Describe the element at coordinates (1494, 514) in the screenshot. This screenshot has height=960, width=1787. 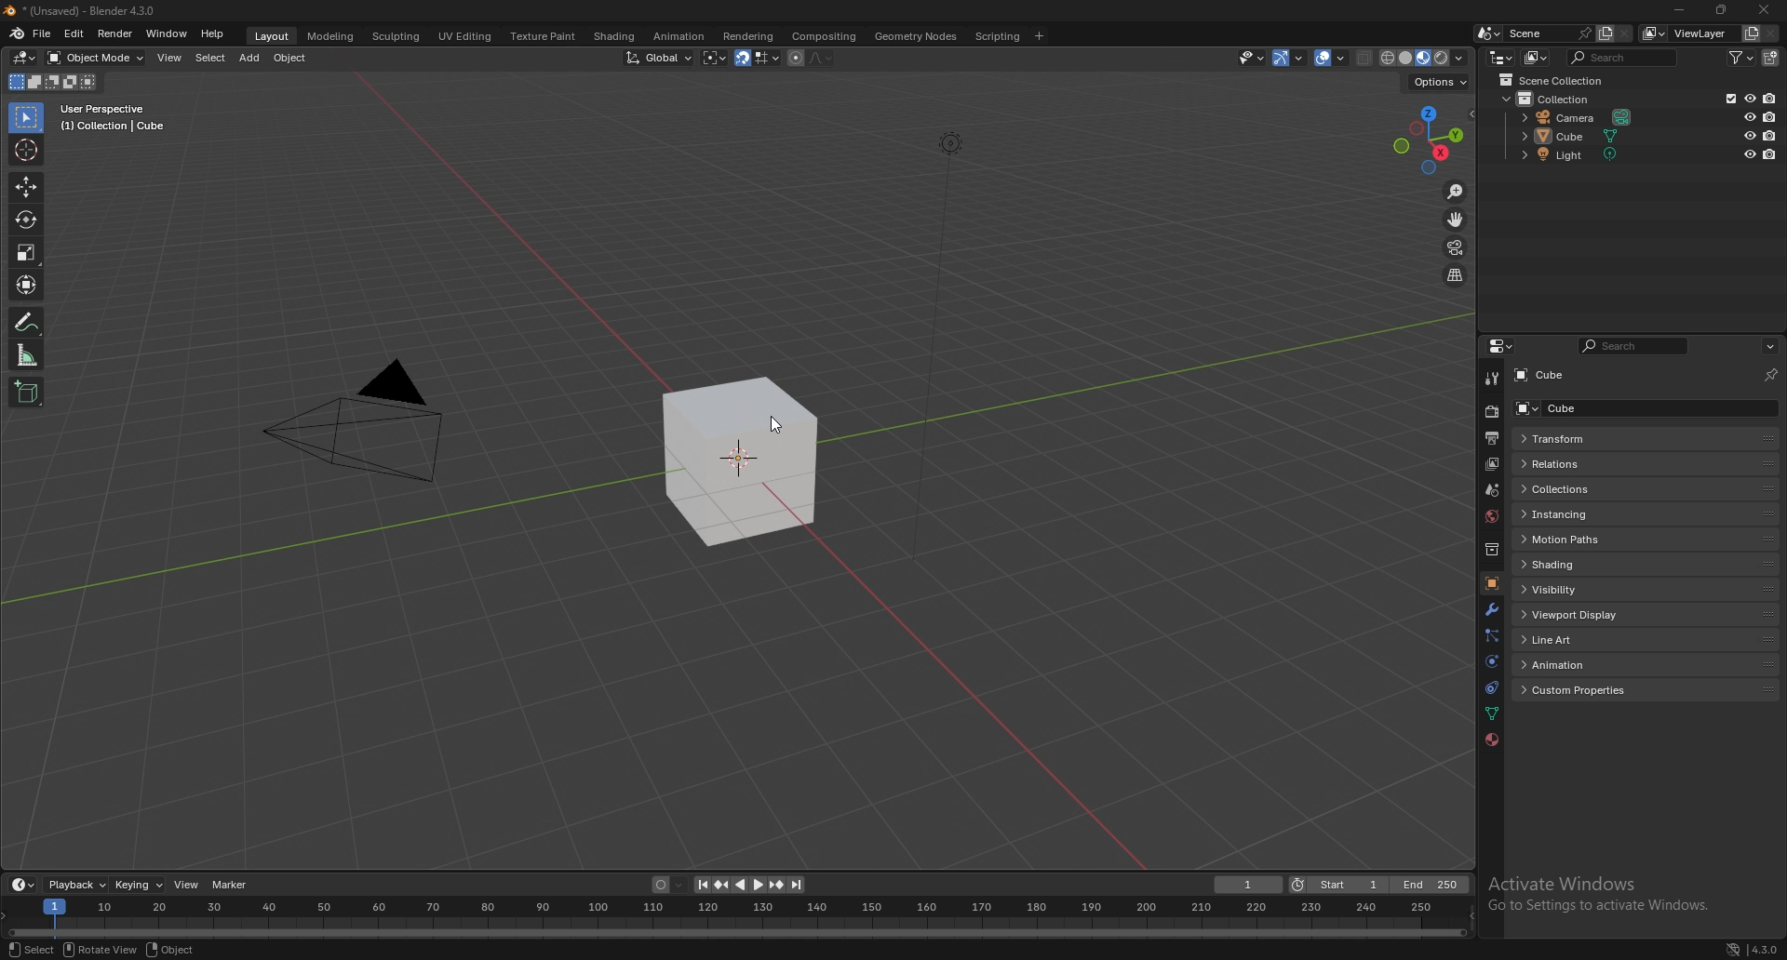
I see `world` at that location.